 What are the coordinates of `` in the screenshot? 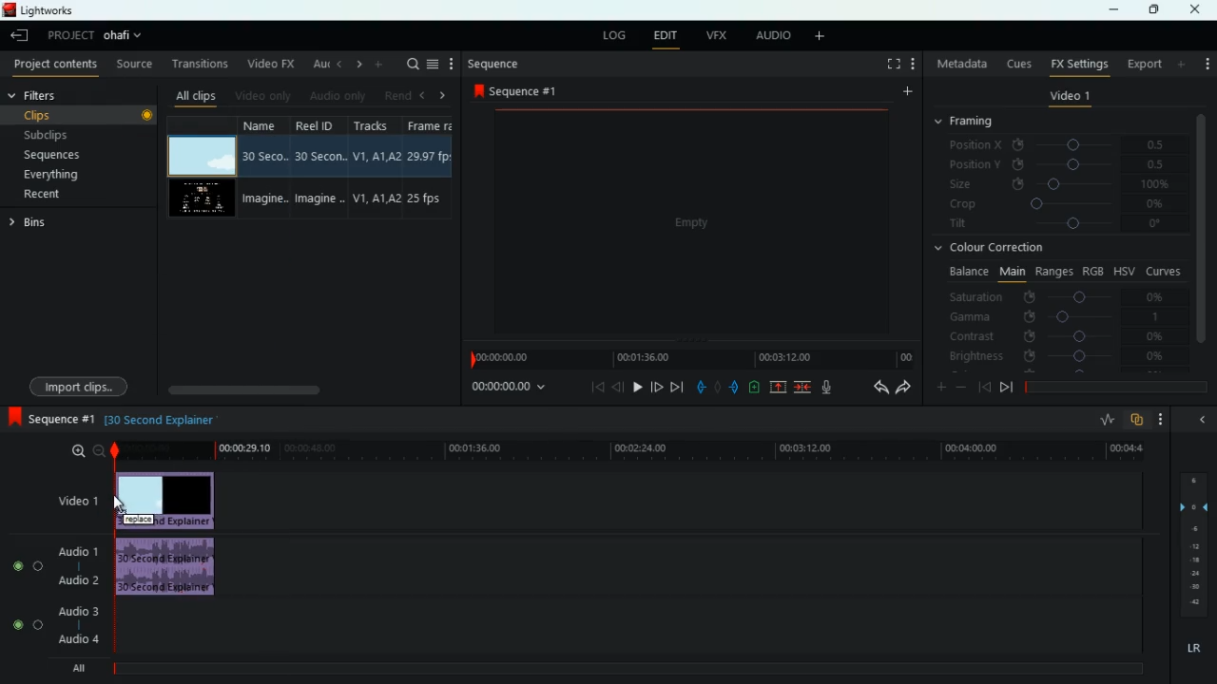 It's located at (1060, 225).